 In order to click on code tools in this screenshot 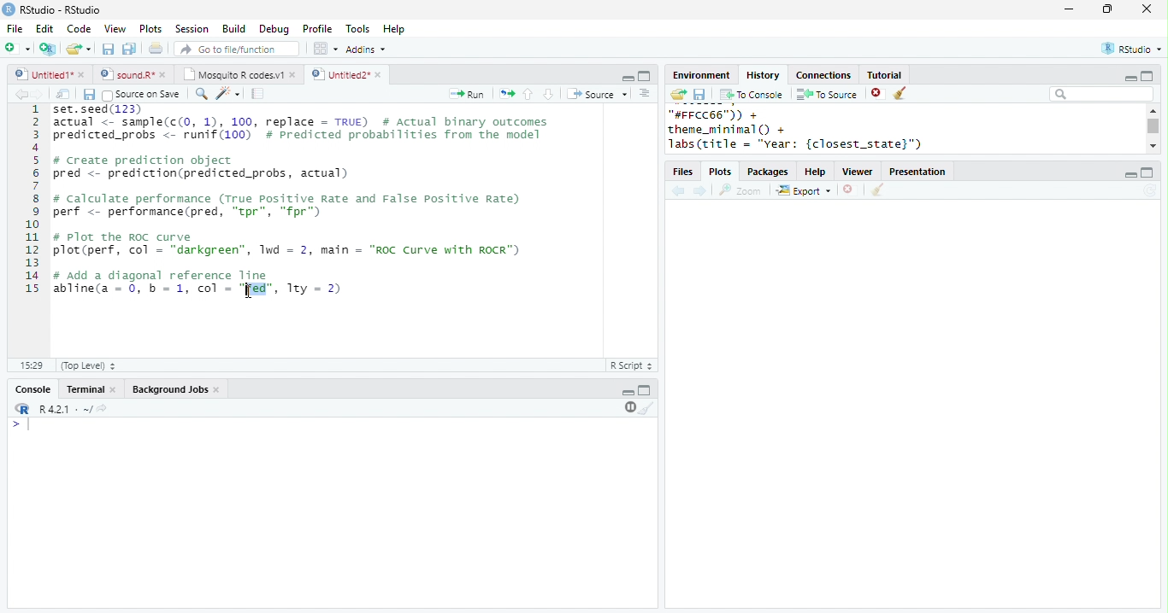, I will do `click(228, 93)`.